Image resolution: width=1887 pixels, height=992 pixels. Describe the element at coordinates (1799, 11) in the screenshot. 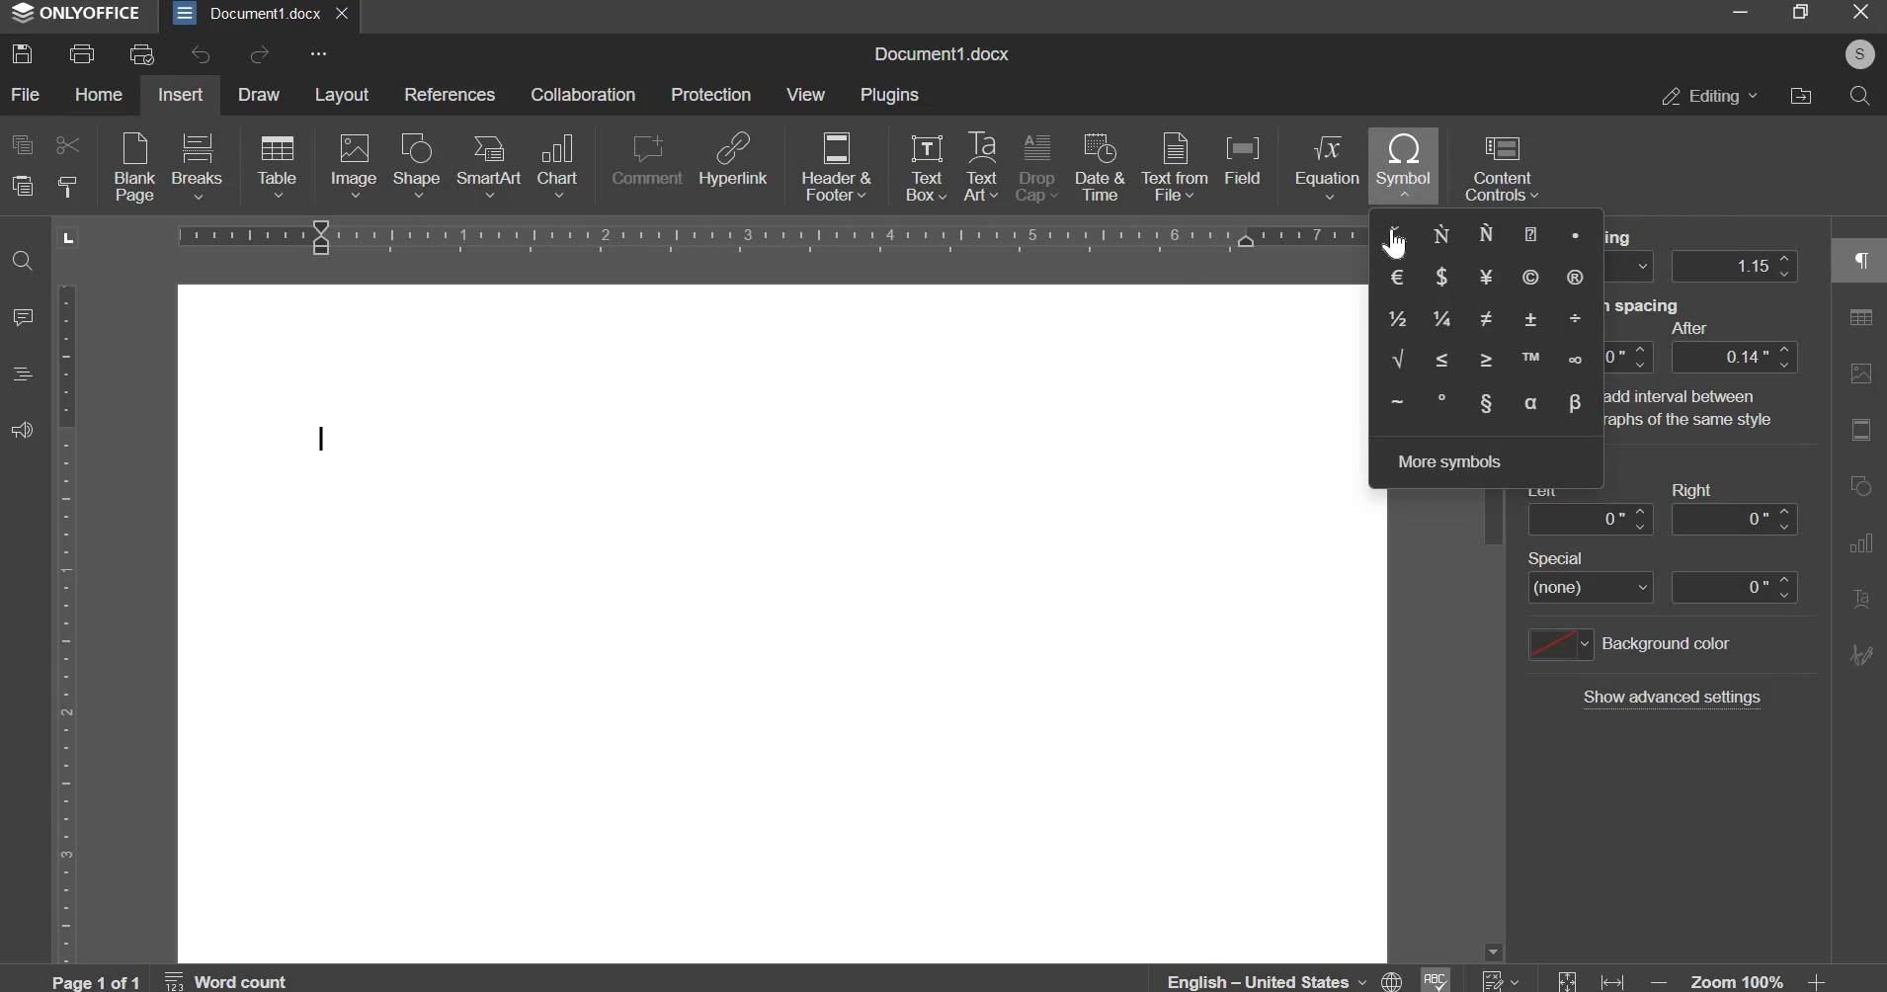

I see `maximize` at that location.